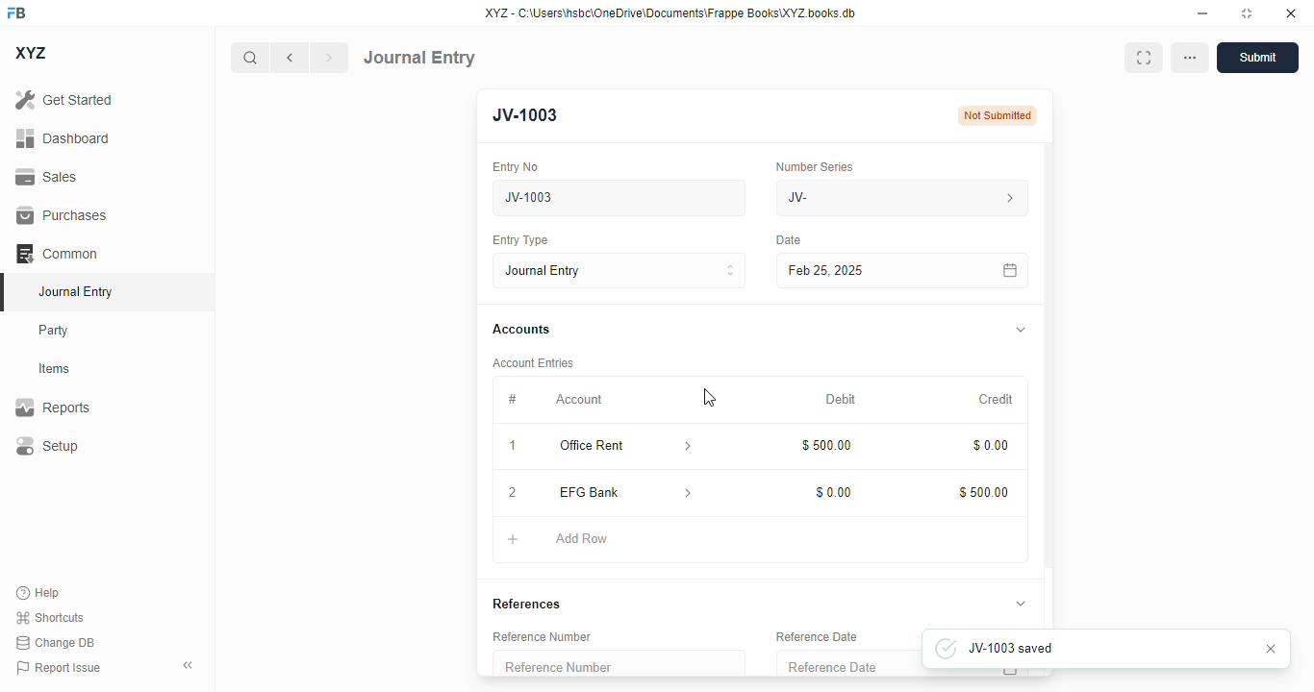  I want to click on accounts, so click(521, 330).